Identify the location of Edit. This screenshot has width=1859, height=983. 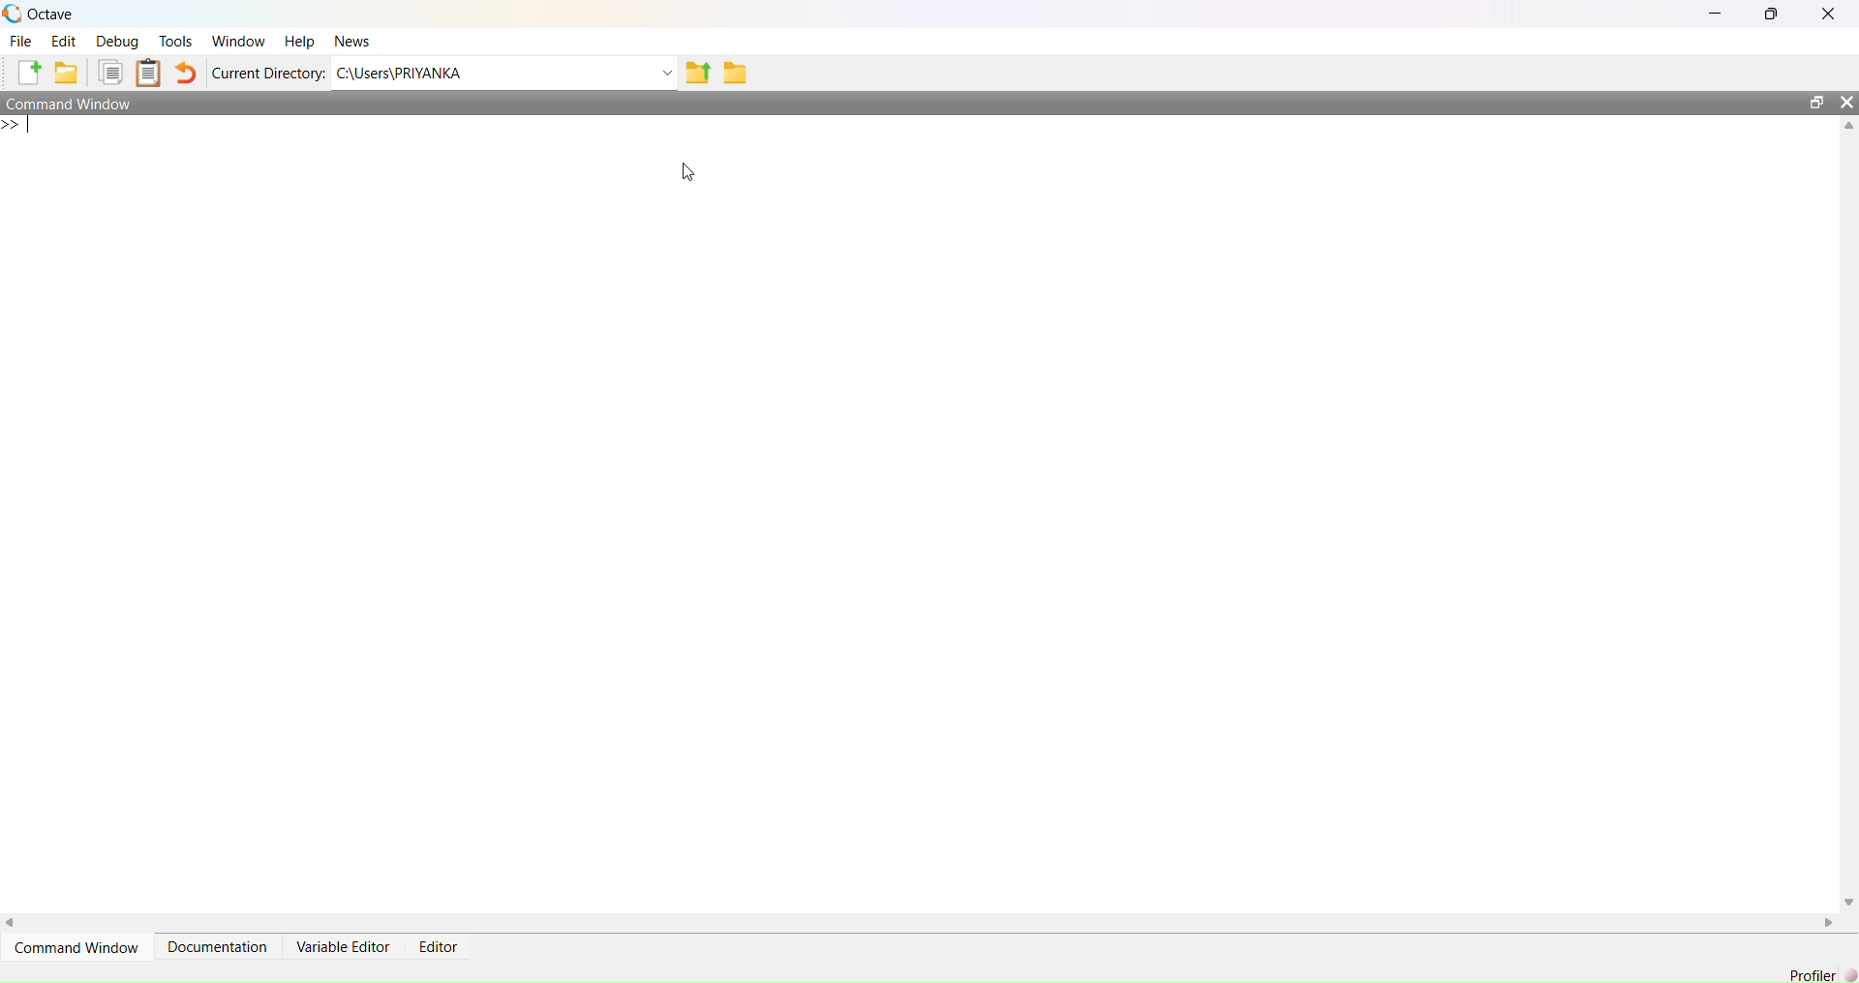
(64, 41).